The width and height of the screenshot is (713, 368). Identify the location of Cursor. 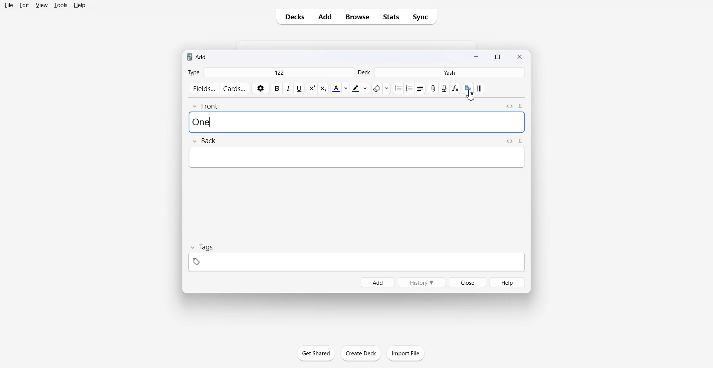
(470, 96).